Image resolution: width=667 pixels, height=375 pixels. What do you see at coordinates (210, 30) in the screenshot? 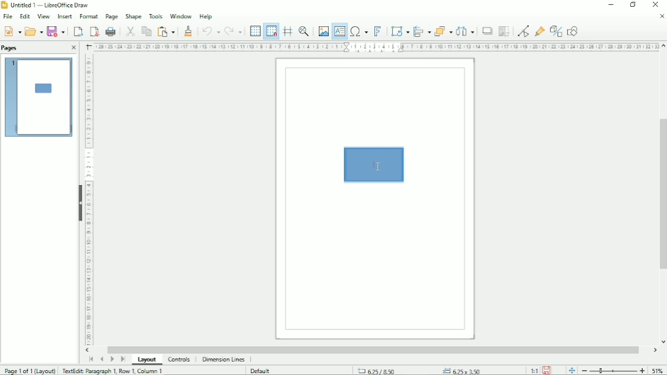
I see `Undo` at bounding box center [210, 30].